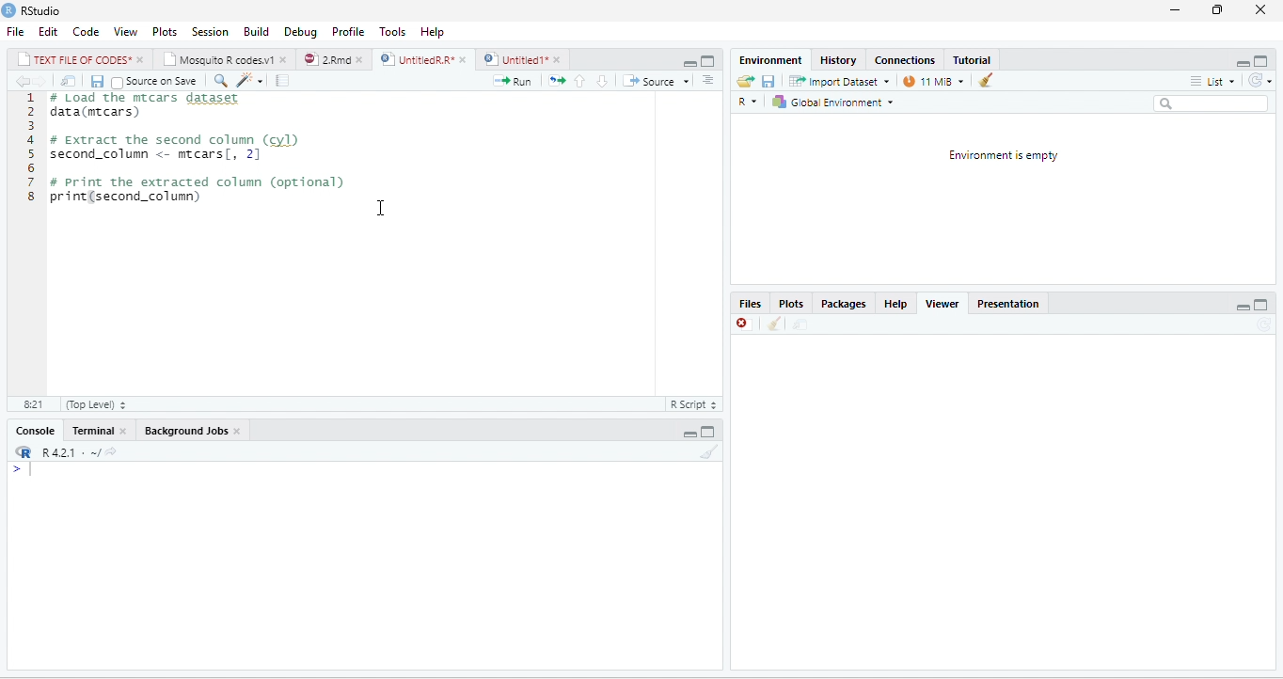 The width and height of the screenshot is (1283, 679). Describe the element at coordinates (91, 432) in the screenshot. I see `Terminal` at that location.